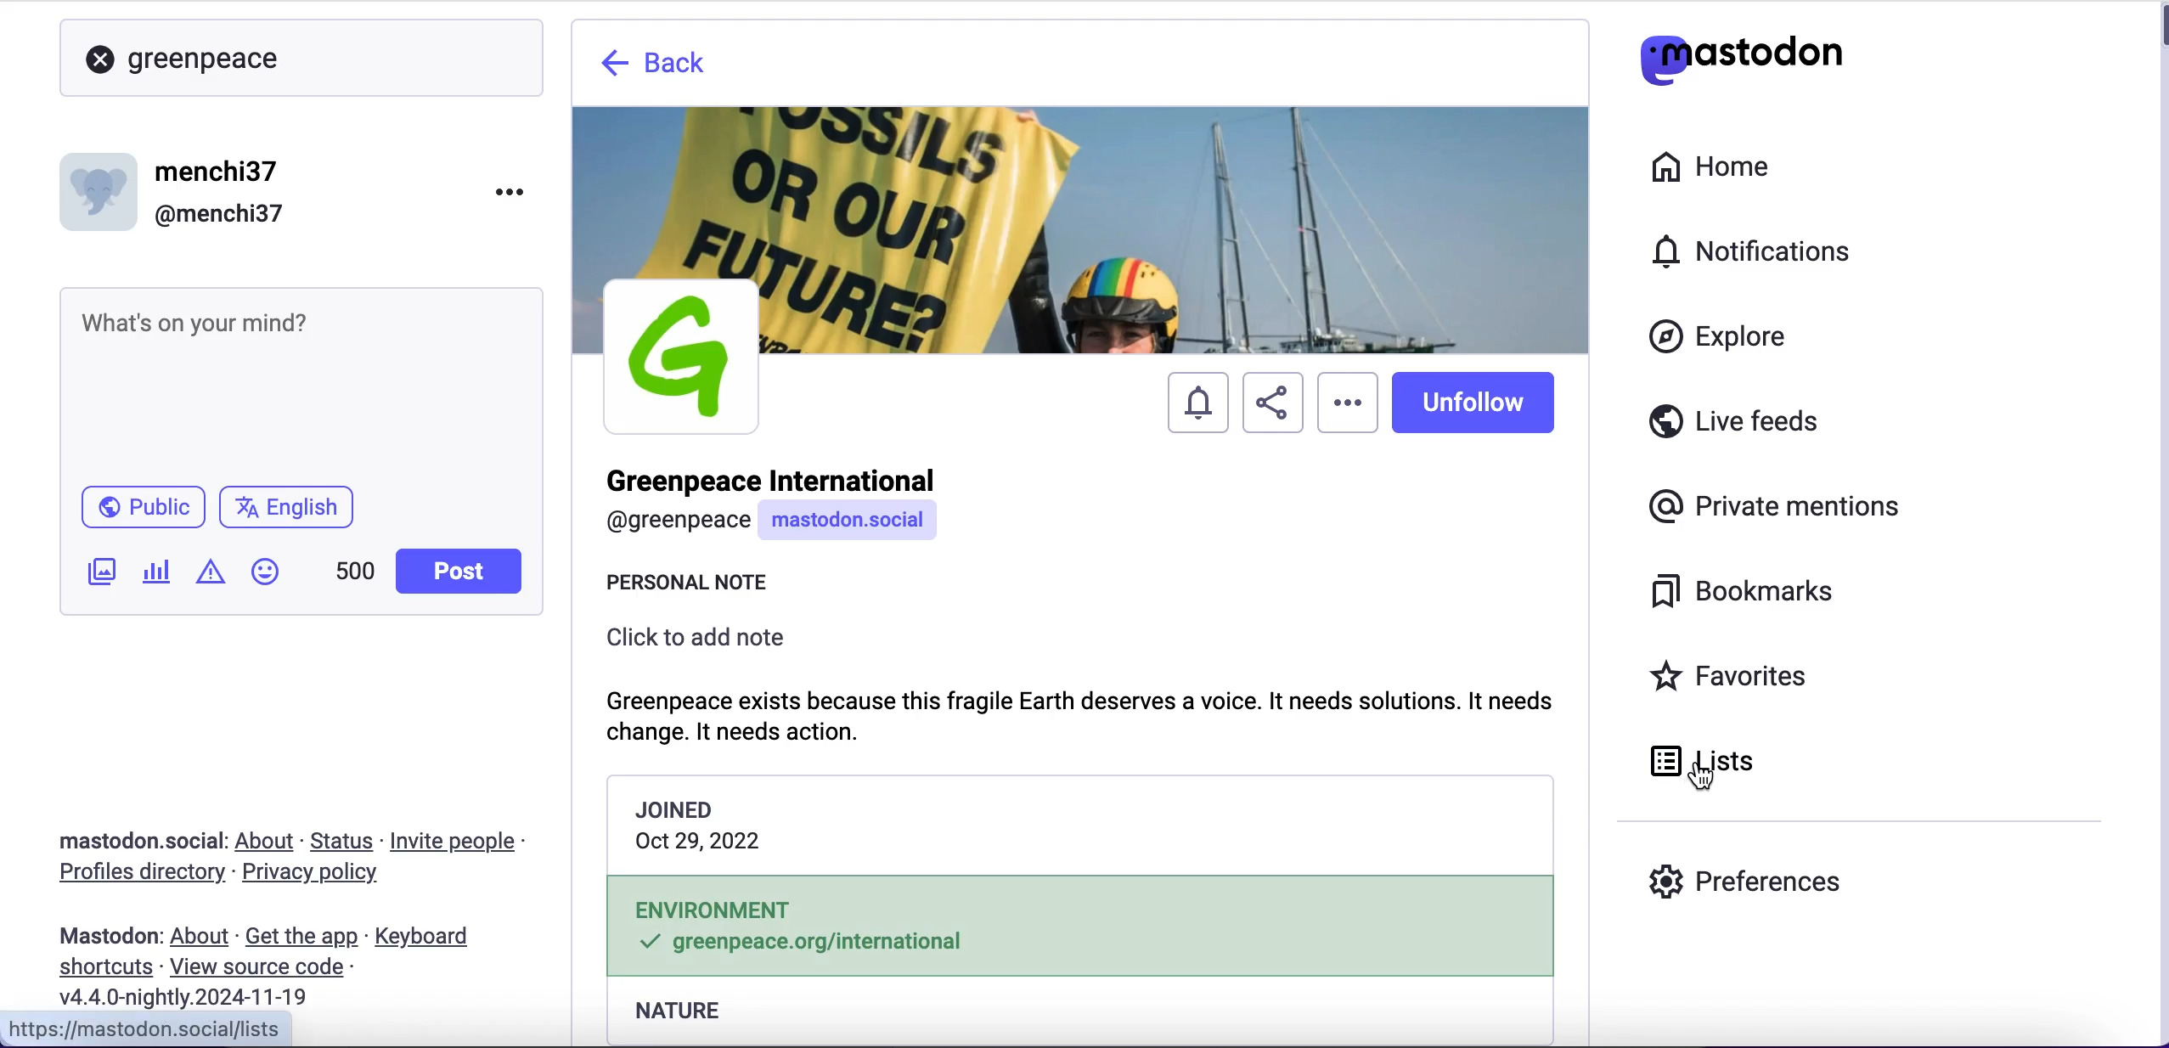 This screenshot has height=1048, width=2169. Describe the element at coordinates (268, 841) in the screenshot. I see `about` at that location.